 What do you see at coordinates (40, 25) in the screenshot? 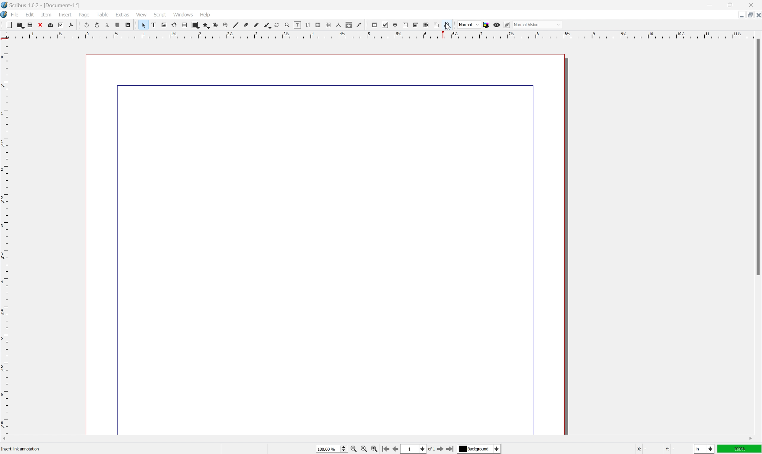
I see `close` at bounding box center [40, 25].